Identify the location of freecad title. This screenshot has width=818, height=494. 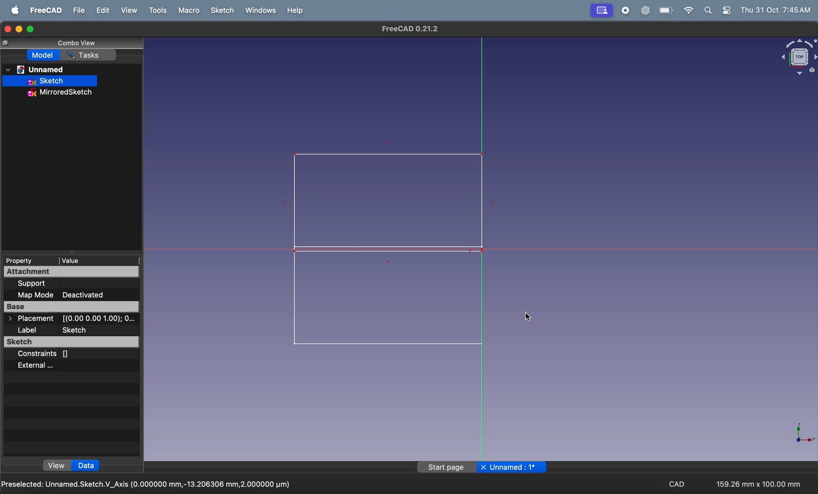
(409, 29).